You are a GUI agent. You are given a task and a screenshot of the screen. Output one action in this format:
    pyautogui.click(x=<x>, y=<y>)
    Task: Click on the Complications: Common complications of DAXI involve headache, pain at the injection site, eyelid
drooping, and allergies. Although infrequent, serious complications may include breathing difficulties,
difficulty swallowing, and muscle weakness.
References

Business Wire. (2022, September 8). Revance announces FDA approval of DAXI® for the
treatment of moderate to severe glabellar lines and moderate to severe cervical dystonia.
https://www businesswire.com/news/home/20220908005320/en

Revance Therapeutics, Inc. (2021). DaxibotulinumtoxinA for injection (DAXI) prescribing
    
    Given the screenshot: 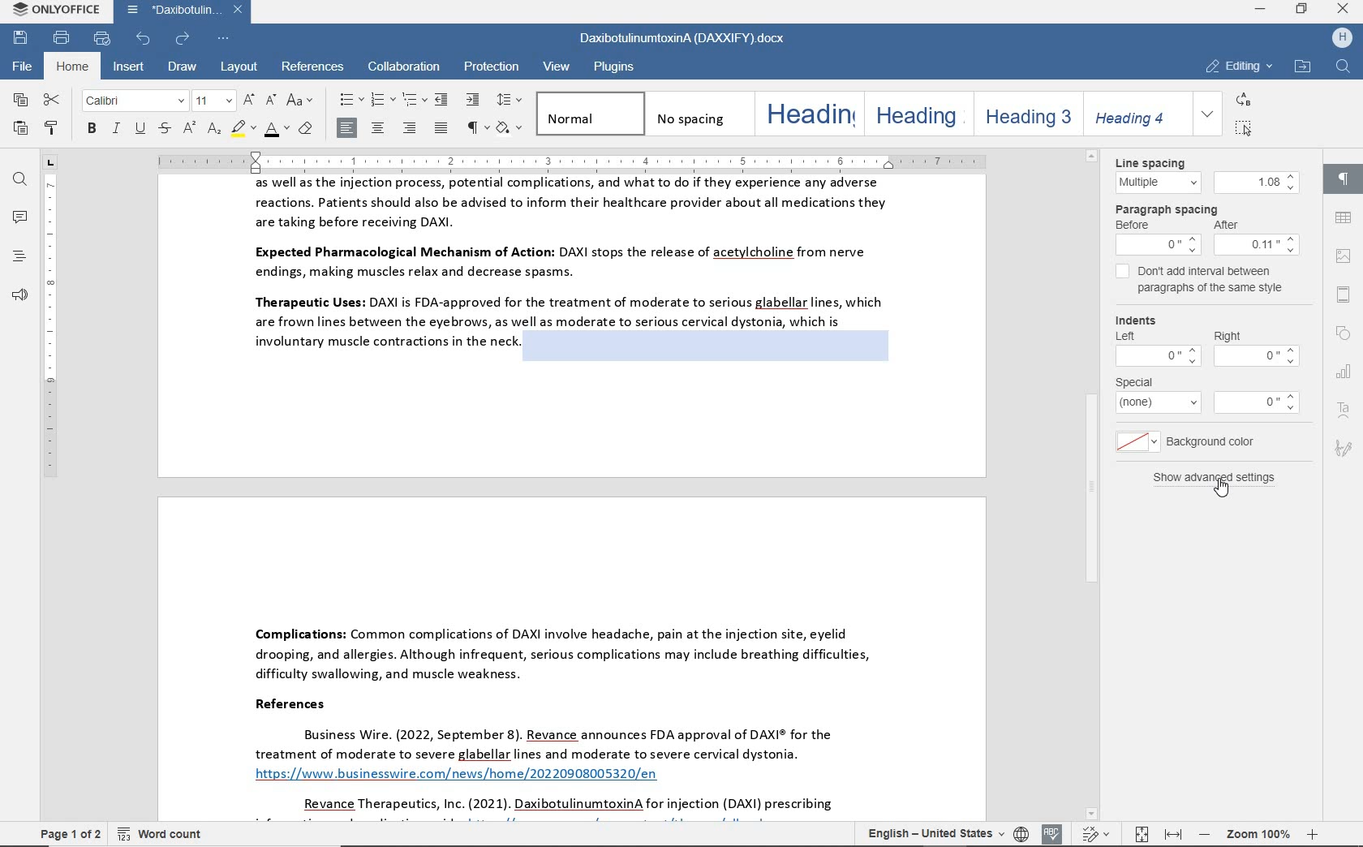 What is the action you would take?
    pyautogui.click(x=578, y=658)
    